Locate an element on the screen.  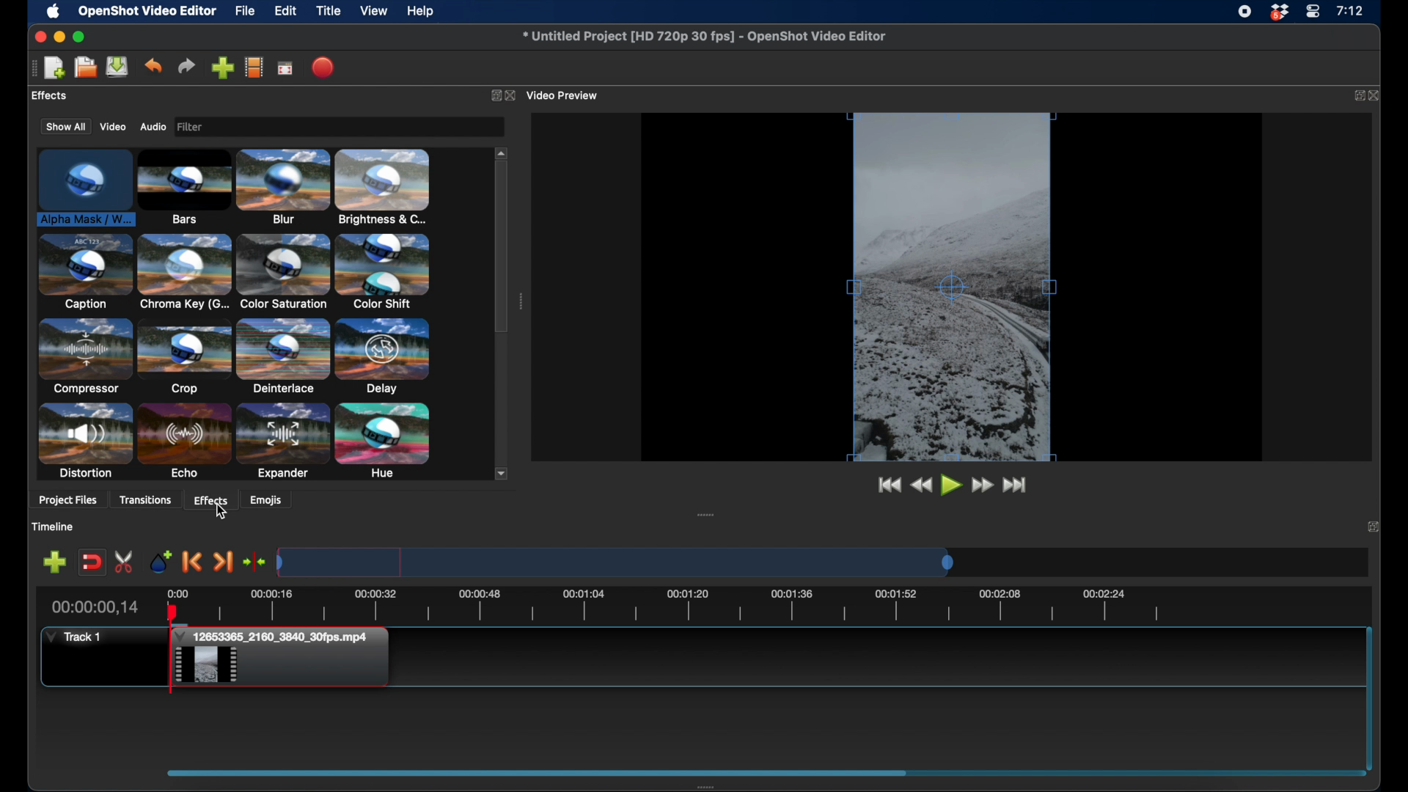
minimize is located at coordinates (59, 37).